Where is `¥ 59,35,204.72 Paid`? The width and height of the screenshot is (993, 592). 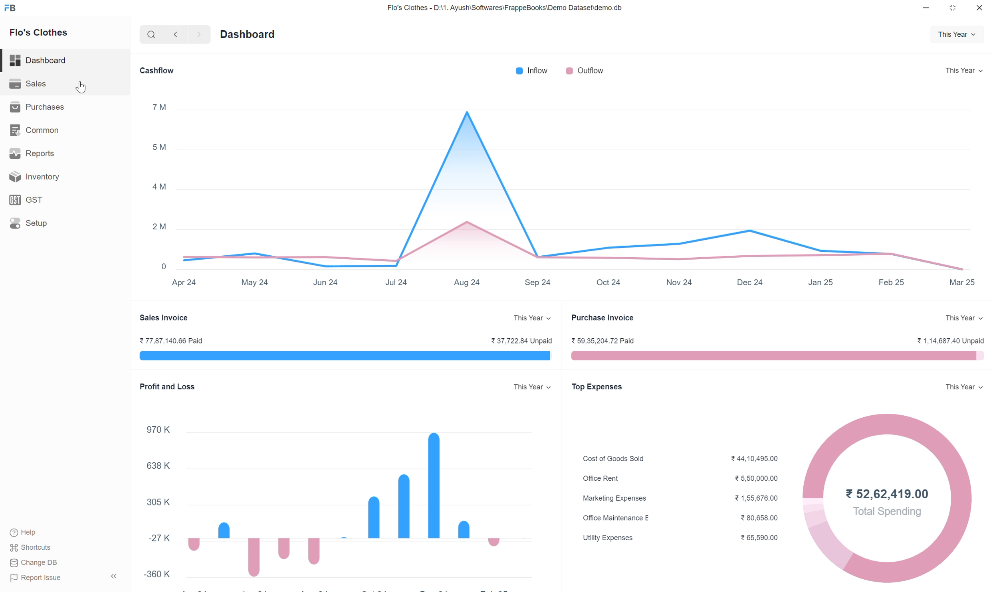 ¥ 59,35,204.72 Paid is located at coordinates (602, 340).